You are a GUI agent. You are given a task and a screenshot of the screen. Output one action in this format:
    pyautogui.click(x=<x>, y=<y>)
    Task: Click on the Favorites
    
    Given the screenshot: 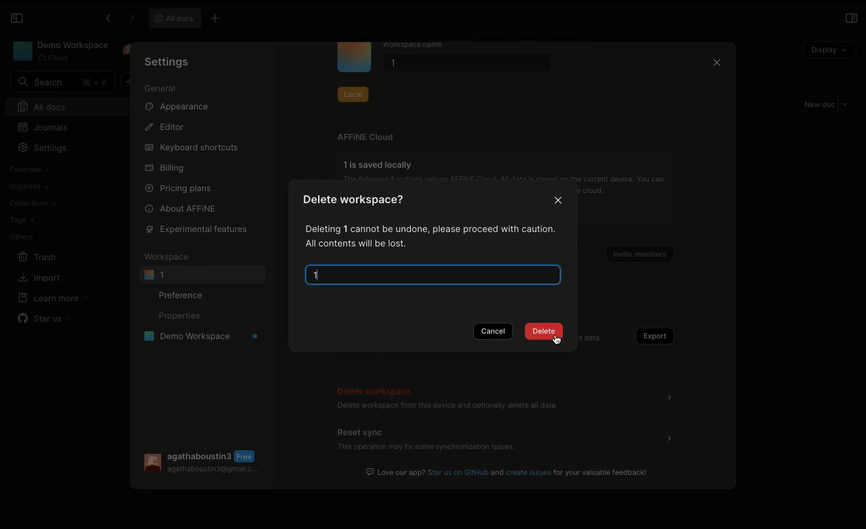 What is the action you would take?
    pyautogui.click(x=28, y=170)
    